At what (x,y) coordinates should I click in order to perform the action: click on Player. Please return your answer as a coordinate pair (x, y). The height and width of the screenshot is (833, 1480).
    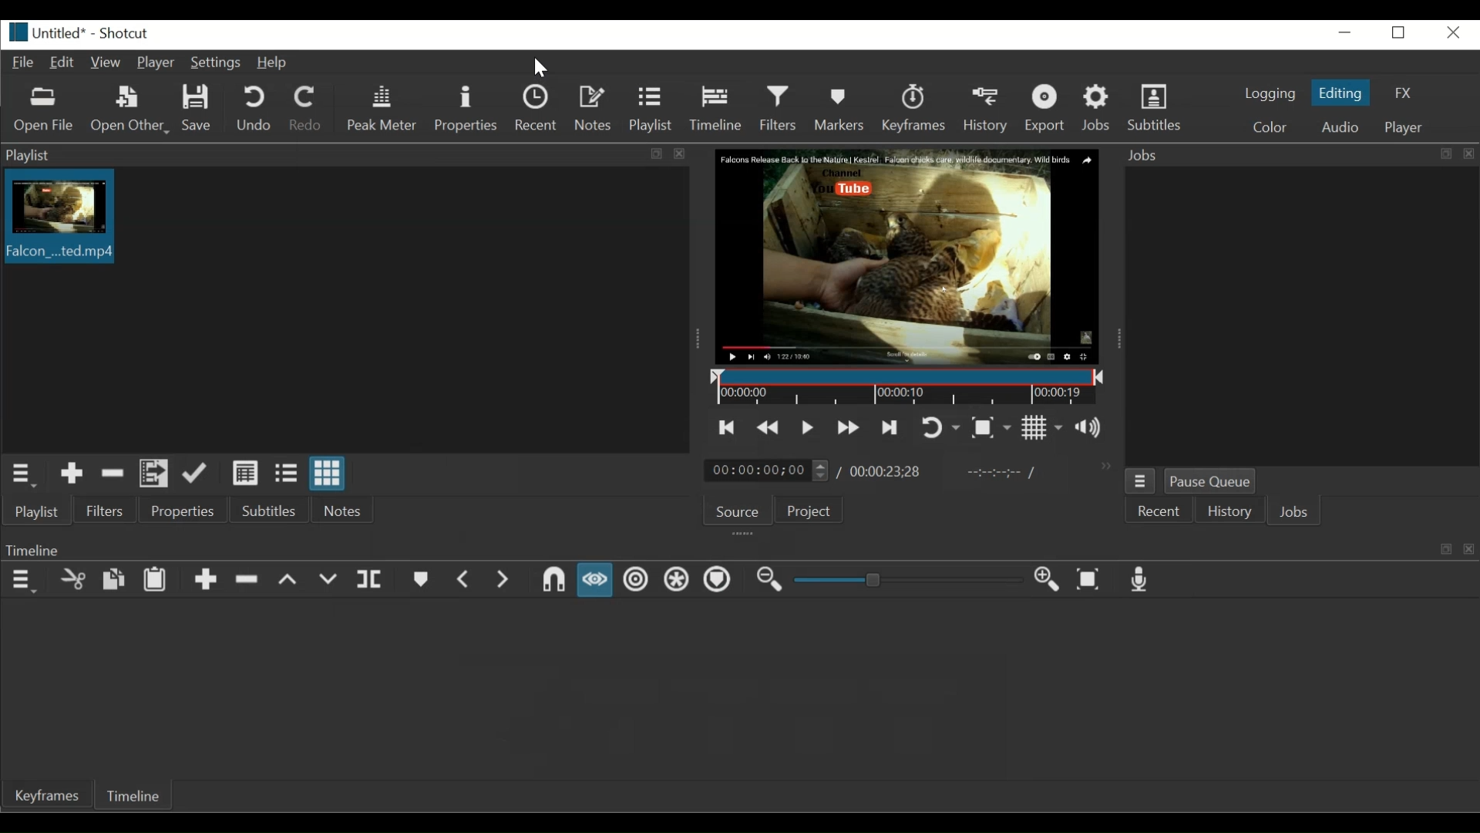
    Looking at the image, I should click on (1401, 126).